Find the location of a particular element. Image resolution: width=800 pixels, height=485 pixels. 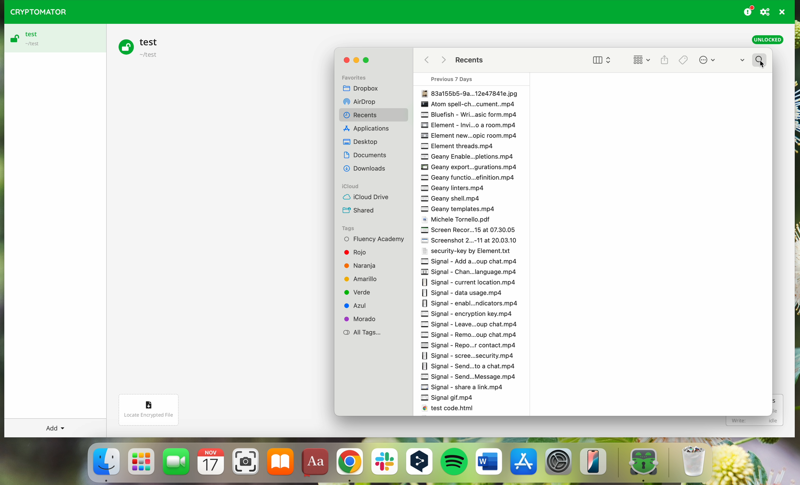

signal add is located at coordinates (474, 262).